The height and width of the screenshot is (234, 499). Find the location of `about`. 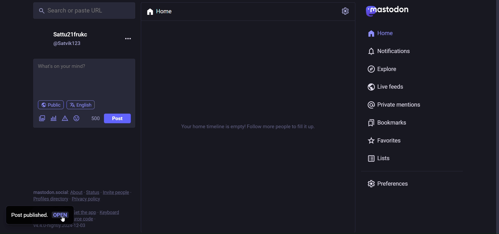

about is located at coordinates (77, 191).